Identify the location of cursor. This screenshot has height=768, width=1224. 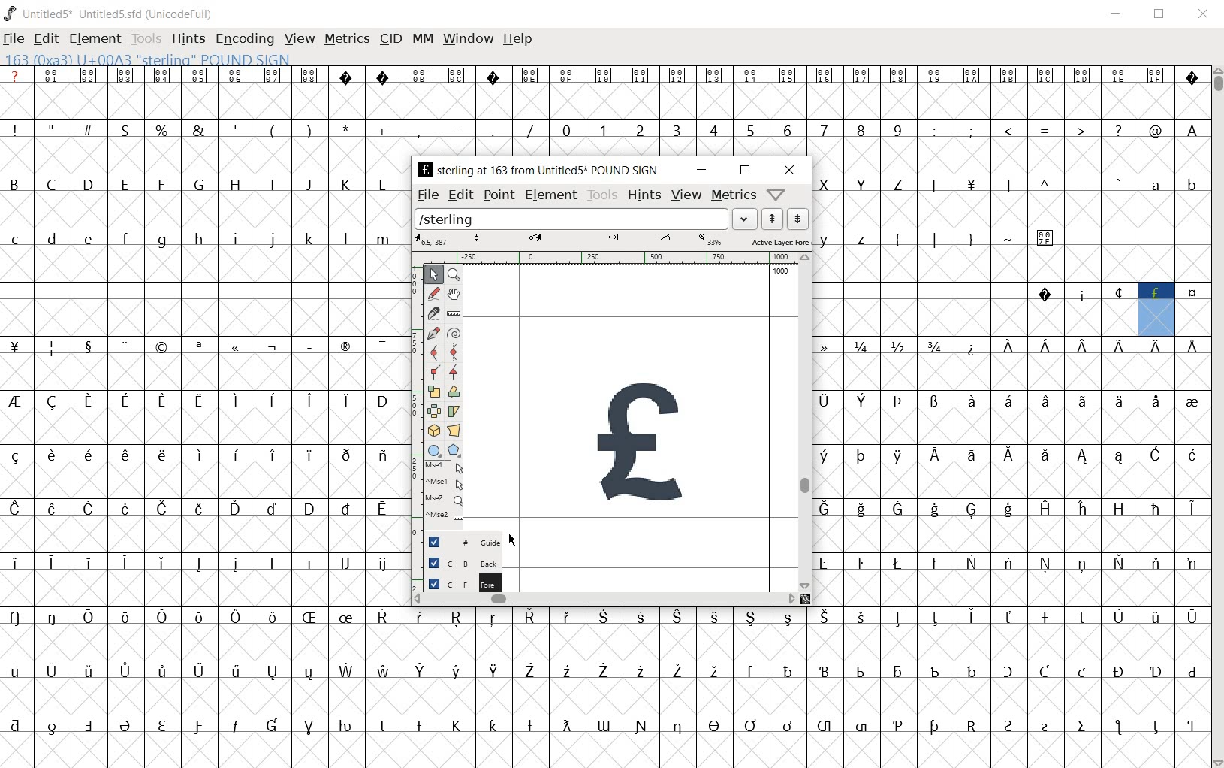
(513, 540).